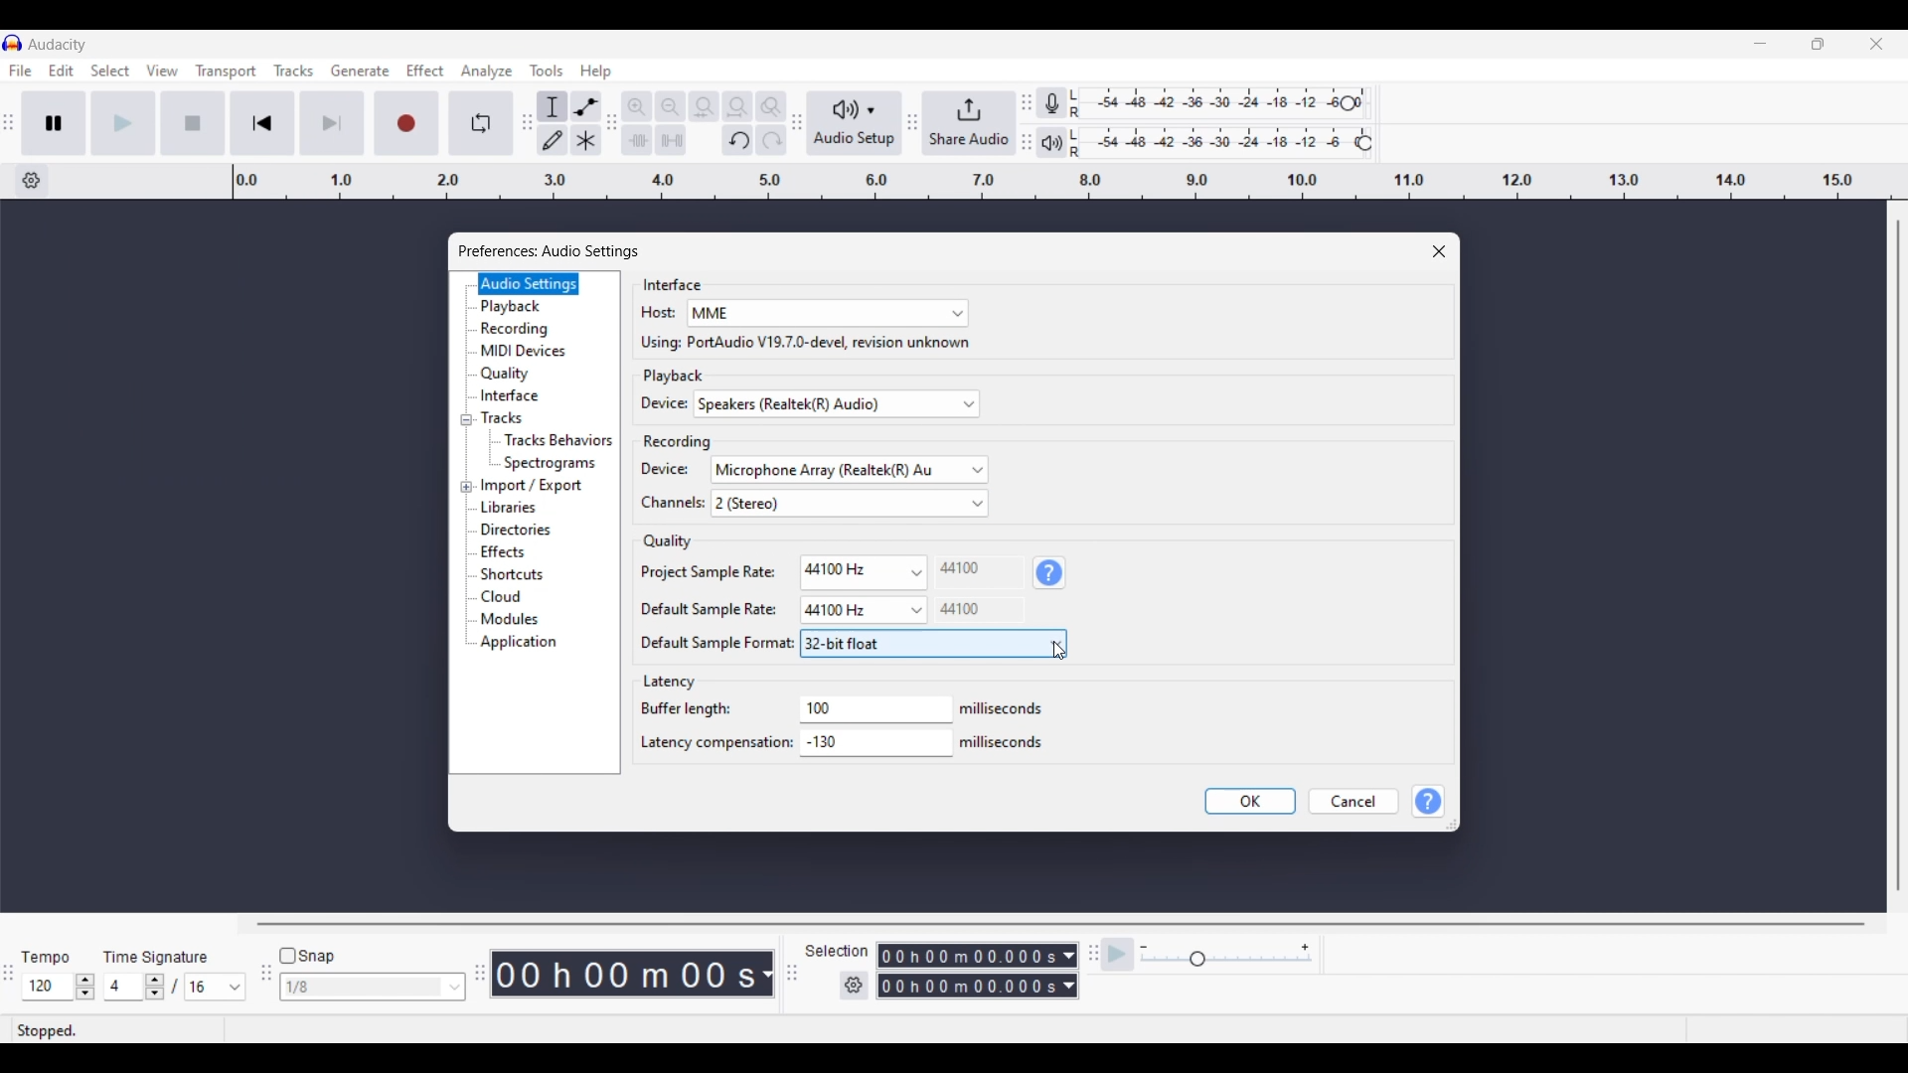  I want to click on Redo, so click(770, 139).